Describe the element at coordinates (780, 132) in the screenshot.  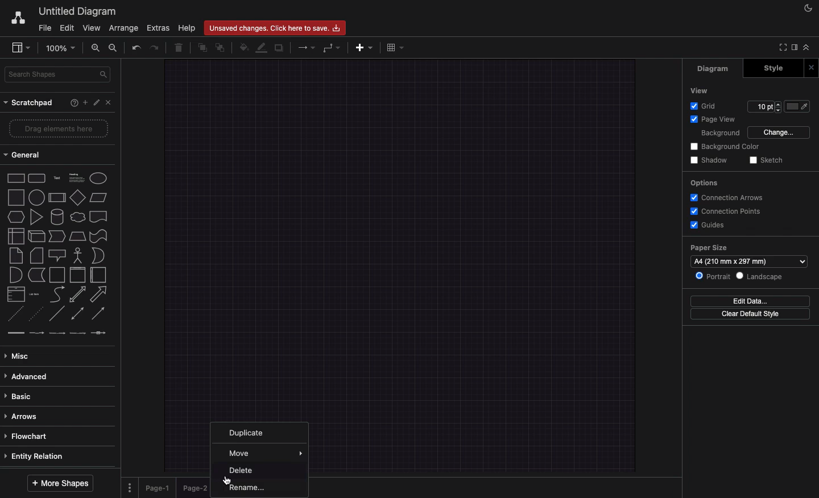
I see `Change` at that location.